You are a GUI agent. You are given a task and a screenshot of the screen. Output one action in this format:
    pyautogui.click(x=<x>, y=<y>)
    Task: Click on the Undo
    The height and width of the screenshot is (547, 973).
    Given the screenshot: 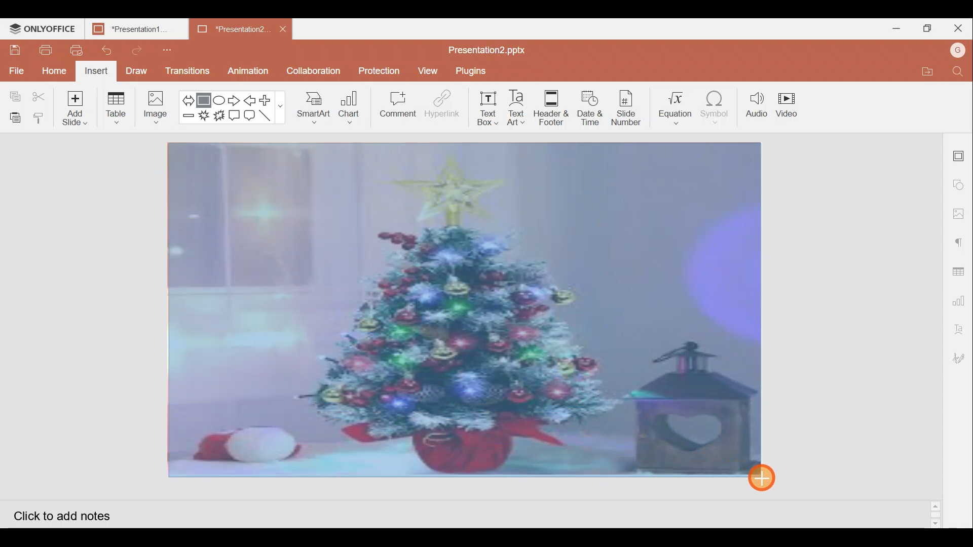 What is the action you would take?
    pyautogui.click(x=107, y=51)
    